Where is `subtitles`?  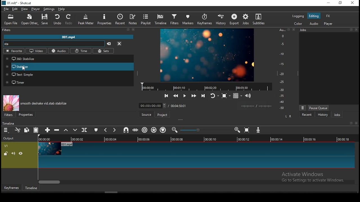
subtitles is located at coordinates (260, 19).